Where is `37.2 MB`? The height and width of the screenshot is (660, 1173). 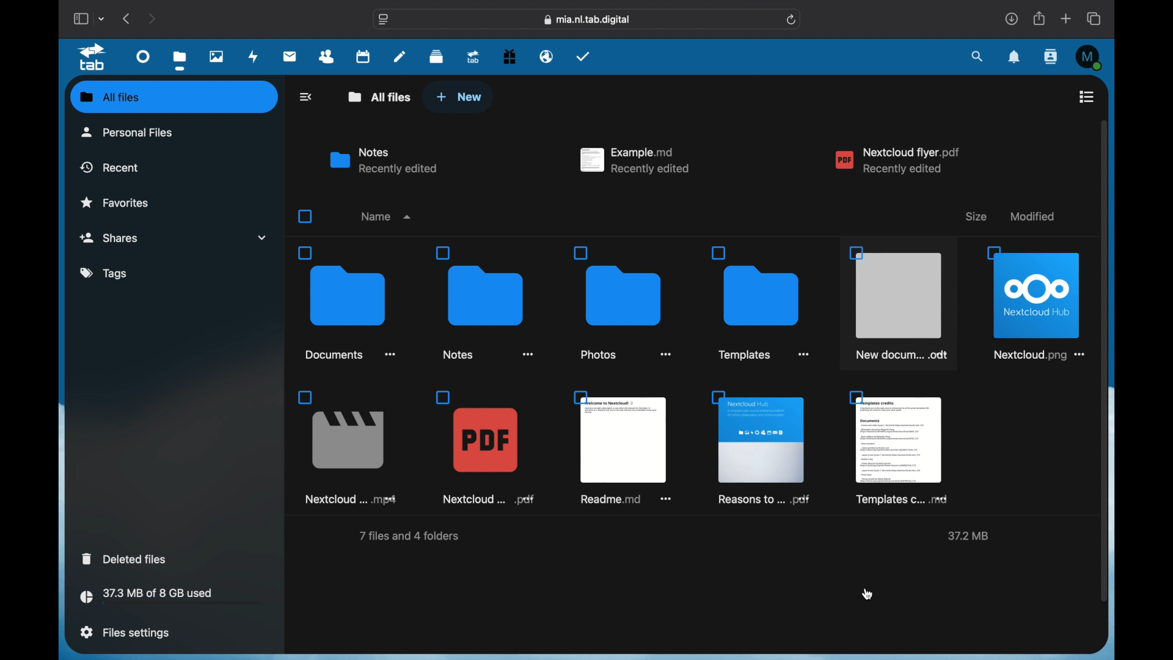
37.2 MB is located at coordinates (971, 535).